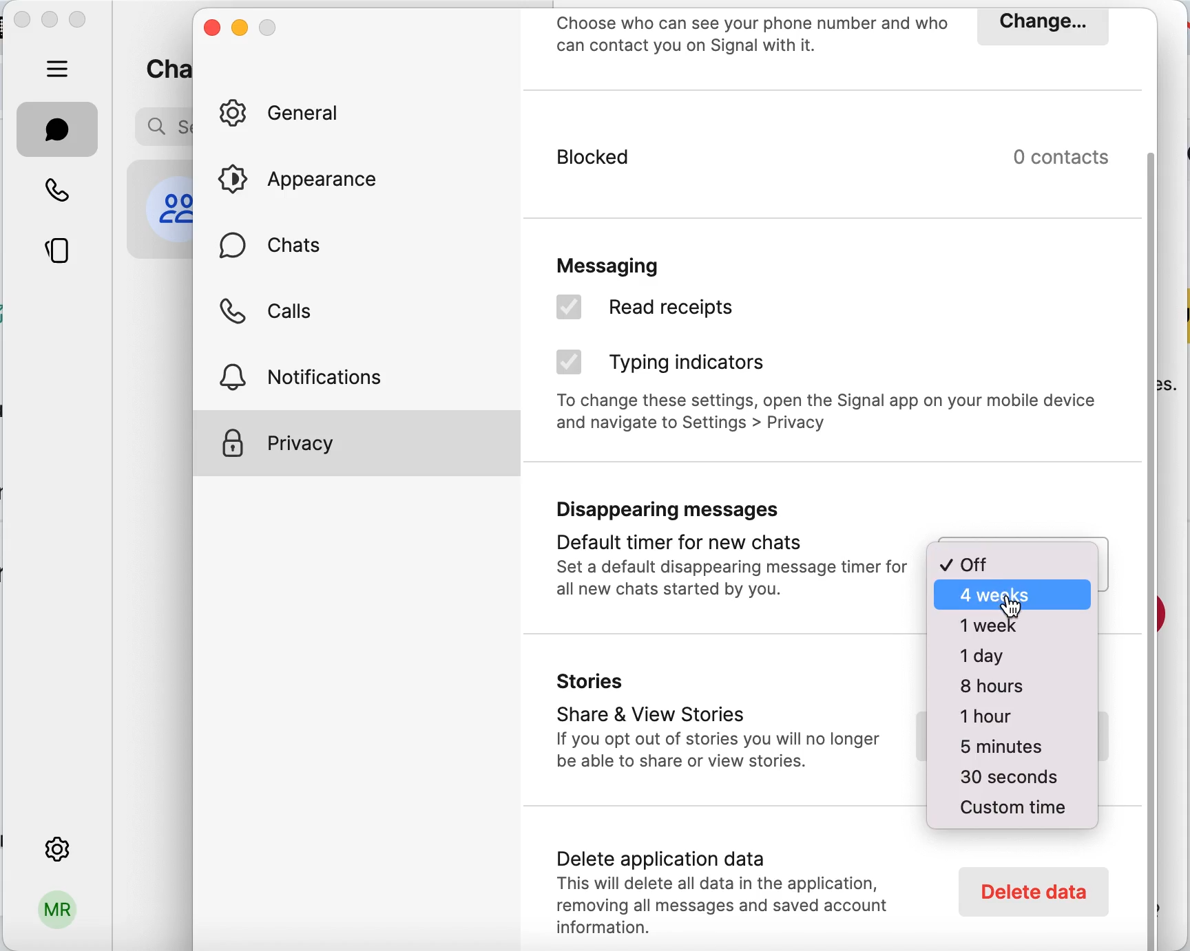  Describe the element at coordinates (240, 29) in the screenshot. I see `minimize` at that location.